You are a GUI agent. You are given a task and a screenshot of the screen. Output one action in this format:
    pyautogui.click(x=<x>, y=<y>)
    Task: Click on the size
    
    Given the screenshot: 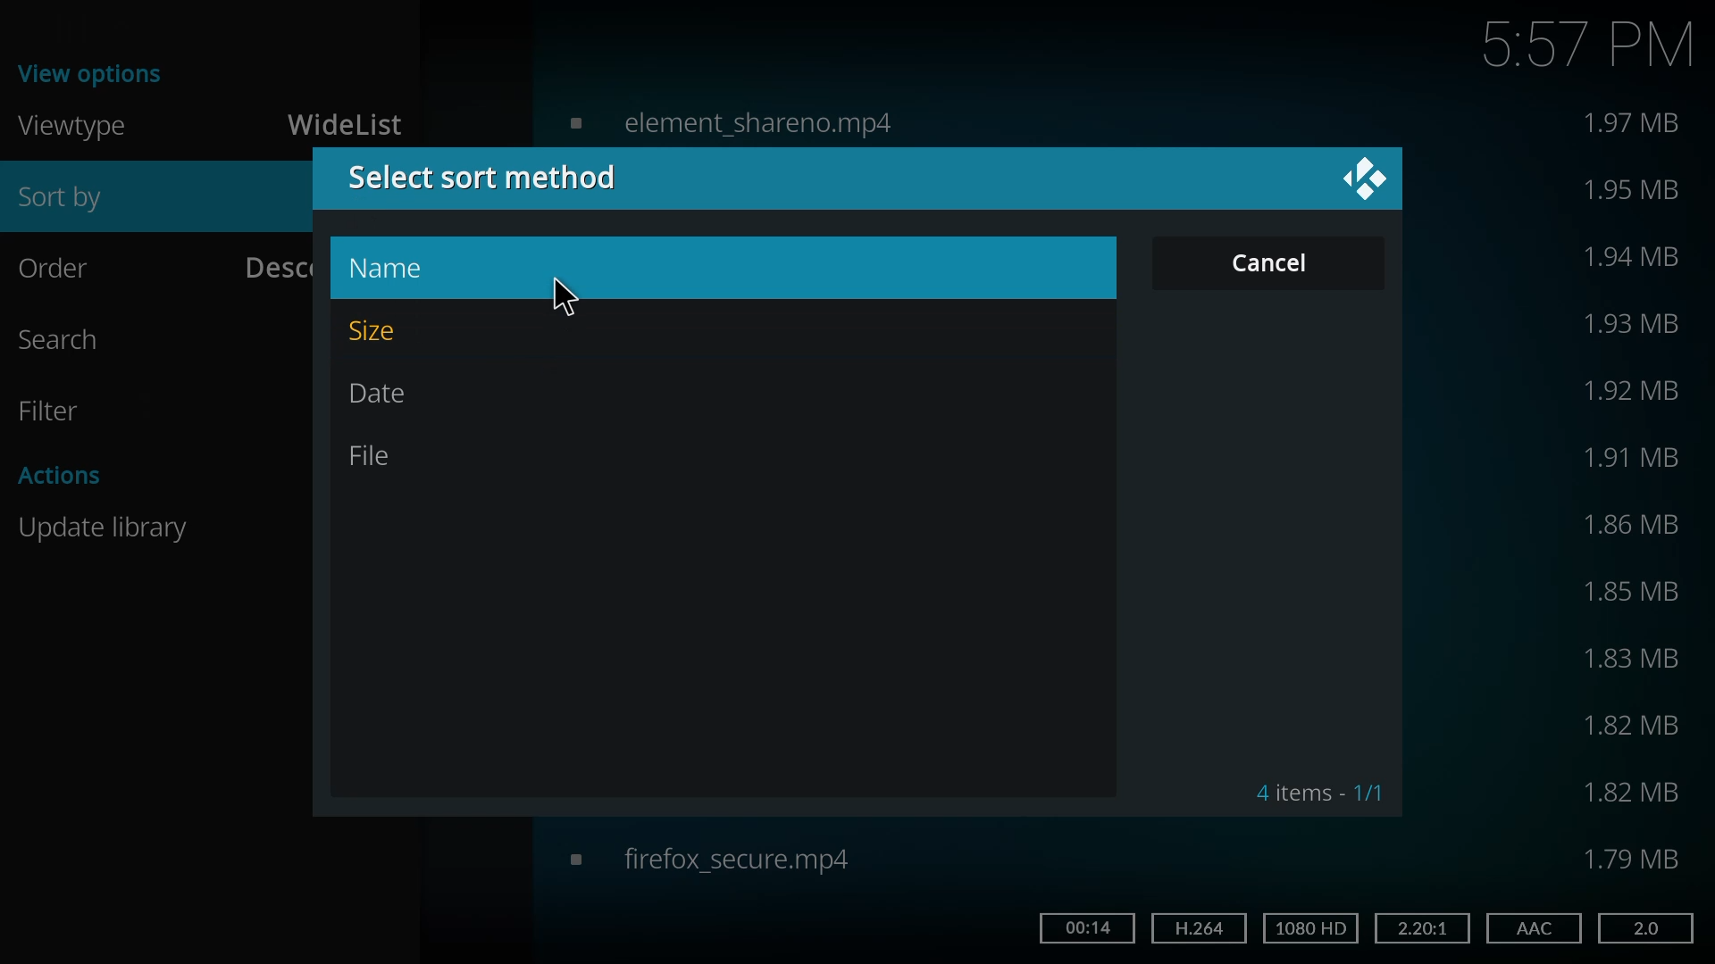 What is the action you would take?
    pyautogui.click(x=1636, y=456)
    